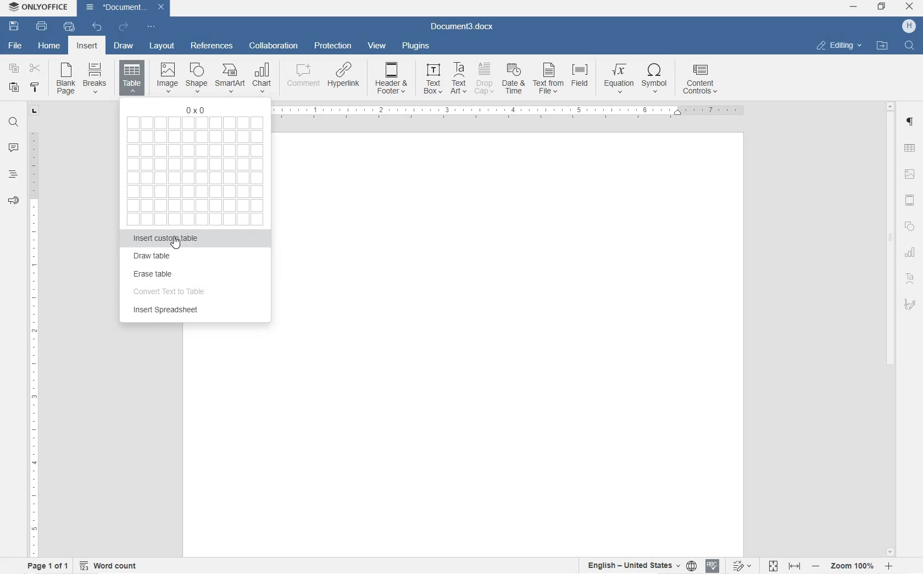  Describe the element at coordinates (125, 7) in the screenshot. I see `Document3.docx` at that location.